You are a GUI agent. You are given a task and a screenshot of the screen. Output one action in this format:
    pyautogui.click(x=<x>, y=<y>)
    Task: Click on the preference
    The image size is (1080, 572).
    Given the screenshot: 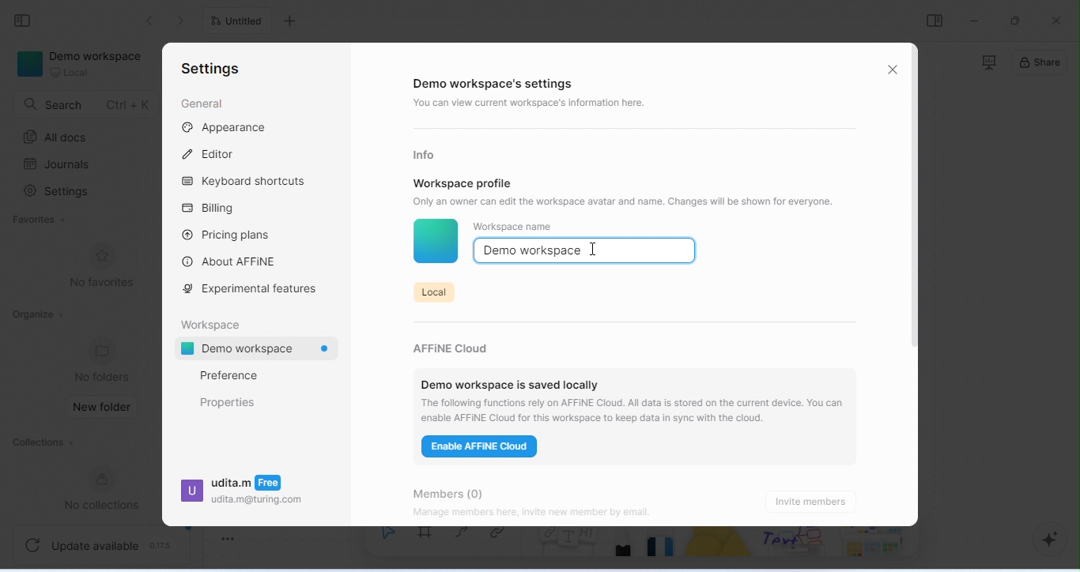 What is the action you would take?
    pyautogui.click(x=228, y=375)
    